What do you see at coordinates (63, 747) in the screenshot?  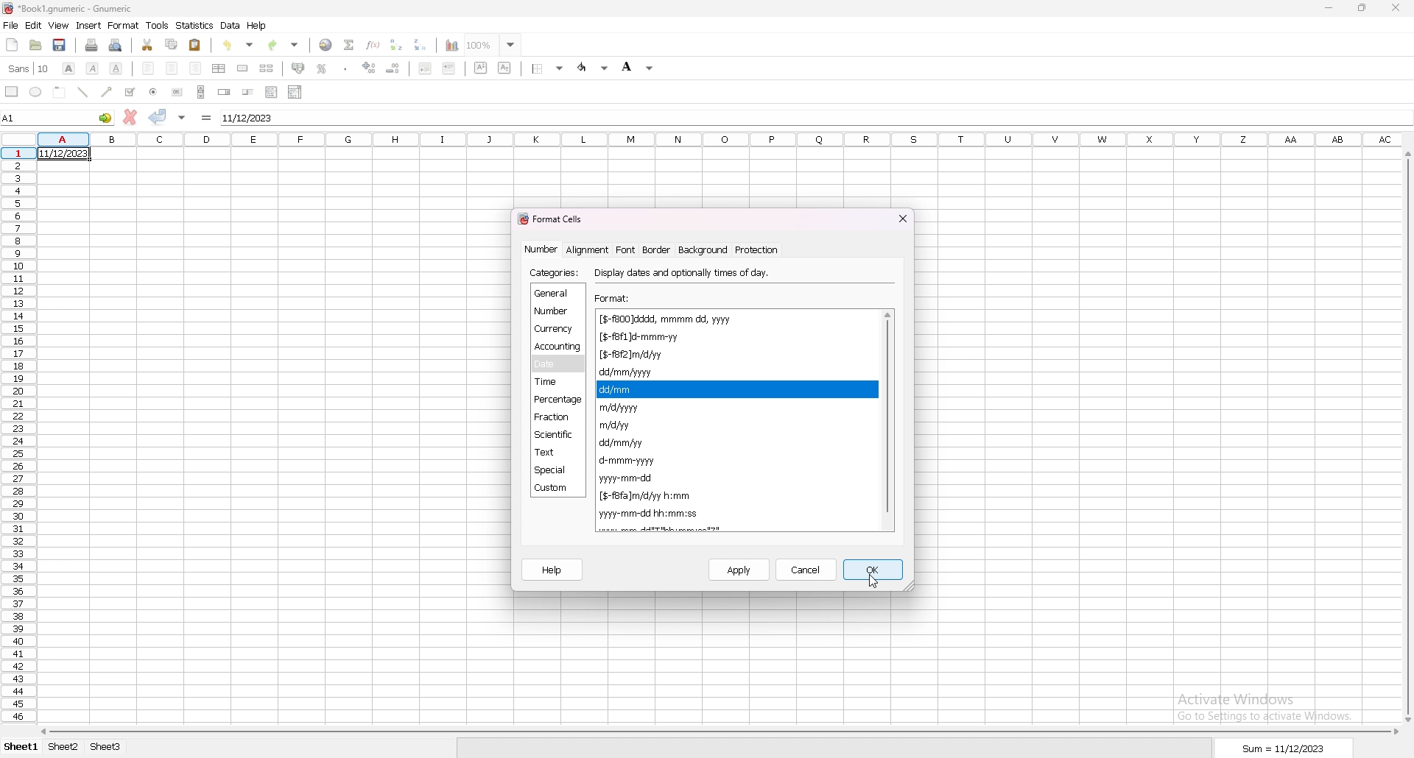 I see `sheet 2` at bounding box center [63, 747].